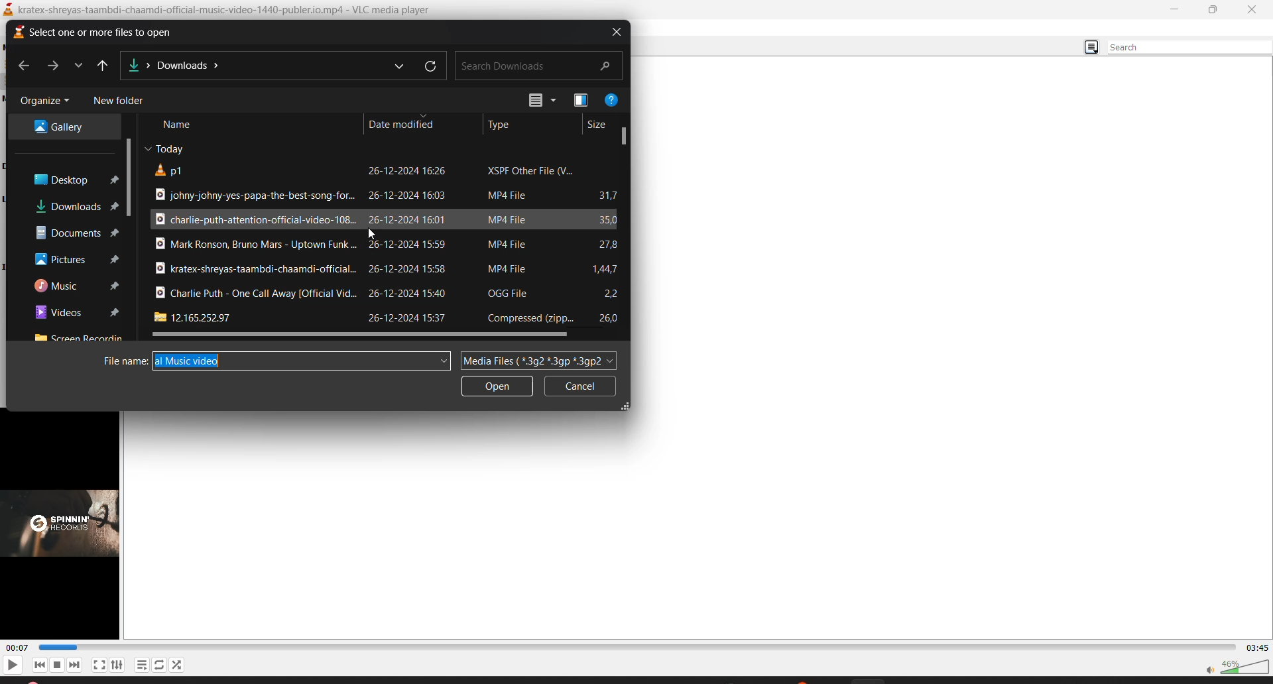 Image resolution: width=1273 pixels, height=684 pixels. What do you see at coordinates (183, 150) in the screenshot?
I see `Today` at bounding box center [183, 150].